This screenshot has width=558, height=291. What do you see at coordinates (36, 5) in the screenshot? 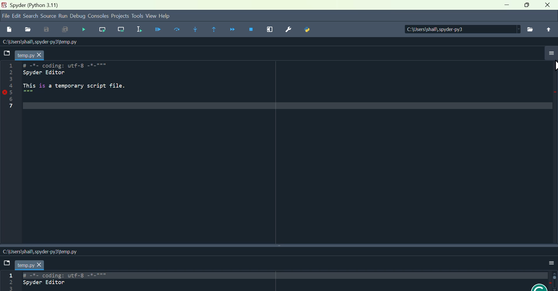
I see `spyder (Python 3.11)` at bounding box center [36, 5].